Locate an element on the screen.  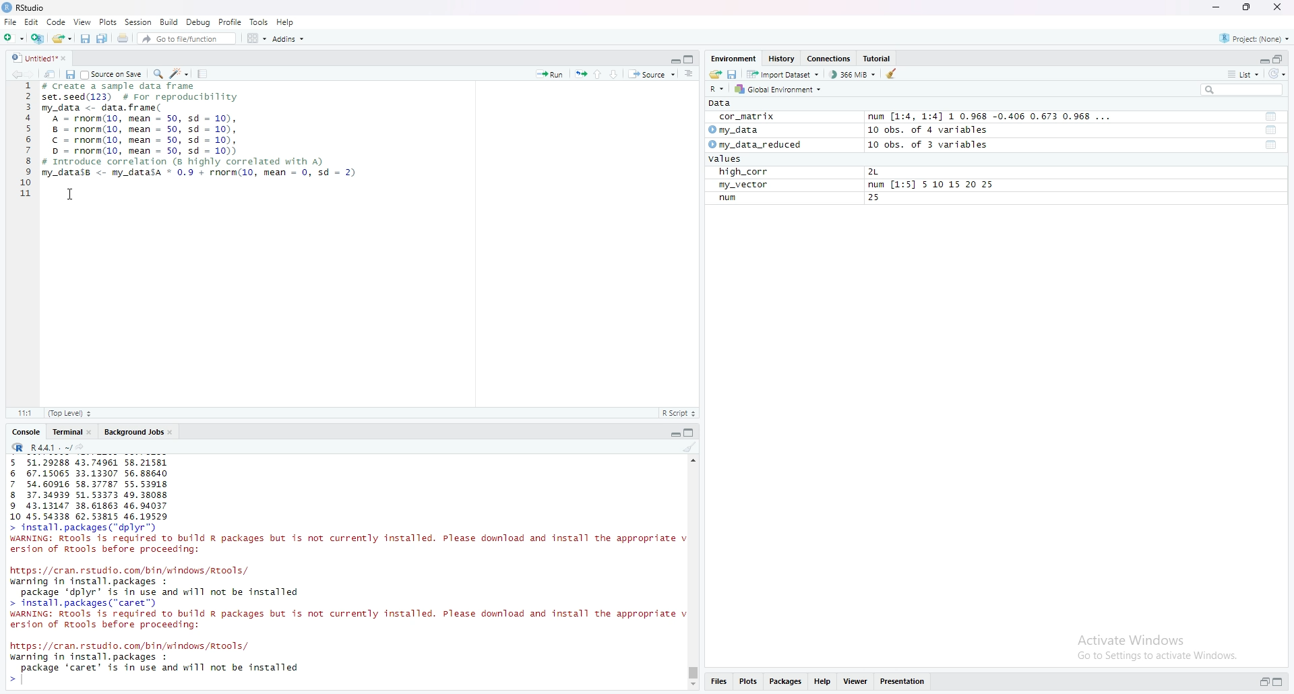
https: //cran. rstudio. com/bin/windows /Rtools/
warning in install. packages :
package ‘dplyr’ is in use and will not be installed
> install. packages (“caret”)
WARNING: RTools is required to build R packages but is not currently installed. Please download and install the appropriate v
ersion of Rtools before proceeding: is located at coordinates (346, 600).